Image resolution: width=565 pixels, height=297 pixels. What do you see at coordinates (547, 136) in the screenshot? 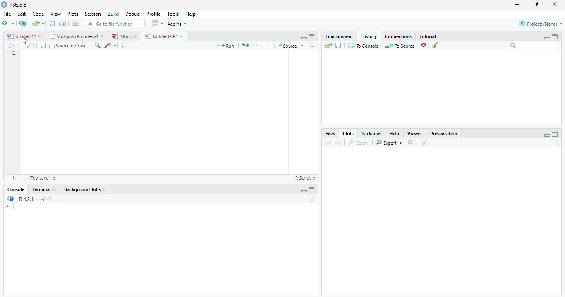
I see `Minimize` at bounding box center [547, 136].